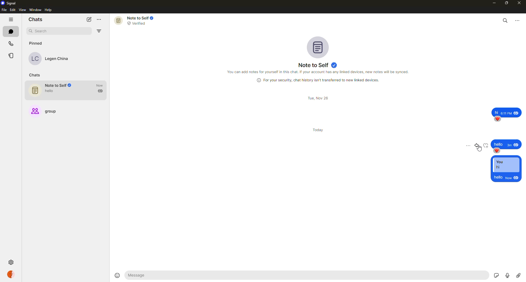 Image resolution: width=526 pixels, height=282 pixels. What do you see at coordinates (507, 112) in the screenshot?
I see `message` at bounding box center [507, 112].